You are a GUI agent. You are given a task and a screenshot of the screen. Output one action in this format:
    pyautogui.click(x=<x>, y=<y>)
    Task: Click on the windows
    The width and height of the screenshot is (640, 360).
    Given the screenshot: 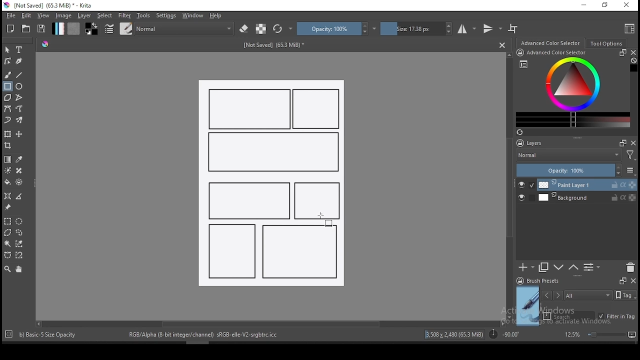 What is the action you would take?
    pyautogui.click(x=193, y=15)
    